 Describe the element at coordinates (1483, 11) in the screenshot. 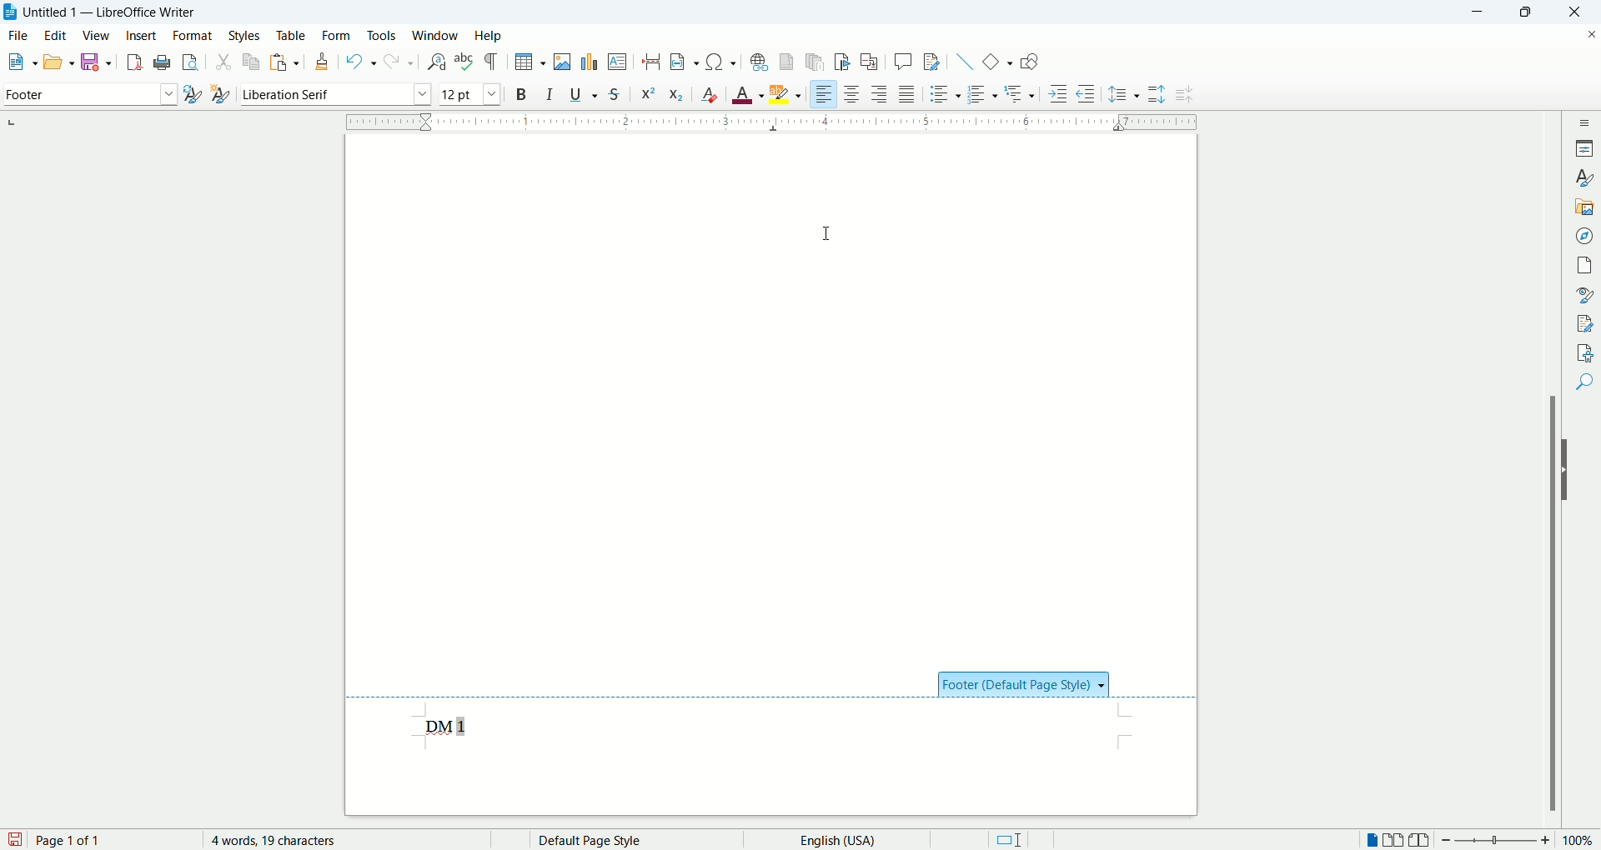

I see `minimize` at that location.